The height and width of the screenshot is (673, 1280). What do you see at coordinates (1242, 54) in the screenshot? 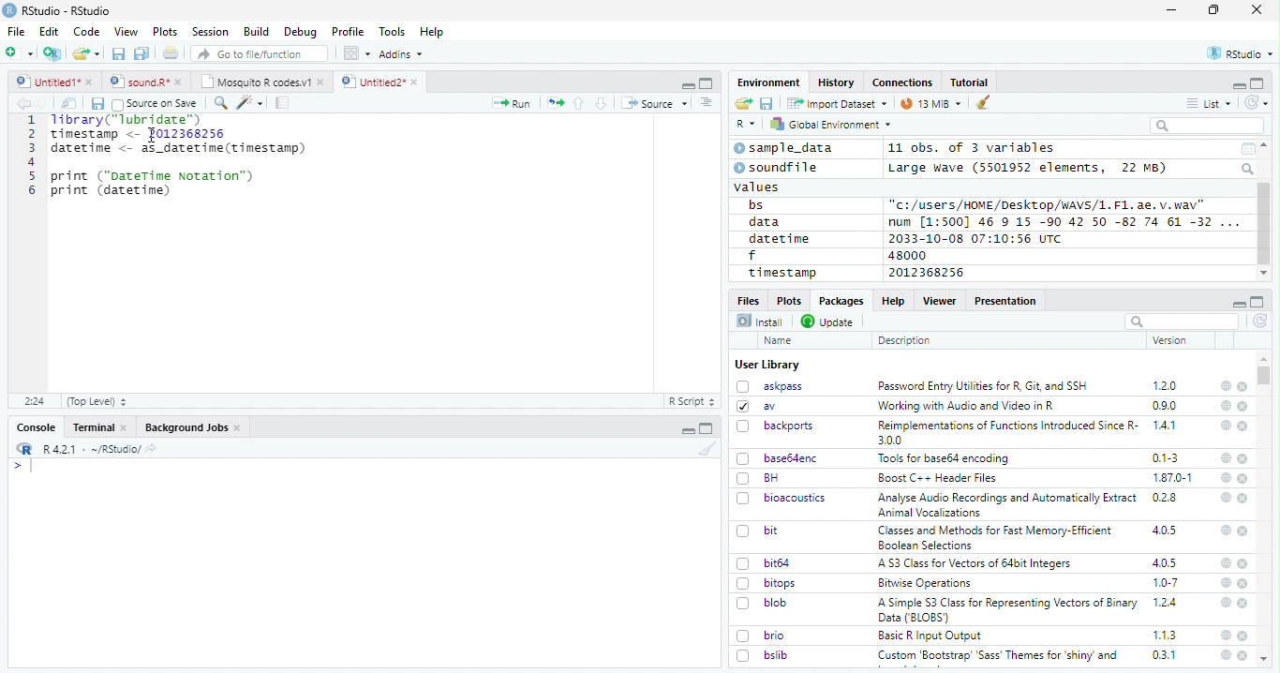
I see `RStudio` at bounding box center [1242, 54].